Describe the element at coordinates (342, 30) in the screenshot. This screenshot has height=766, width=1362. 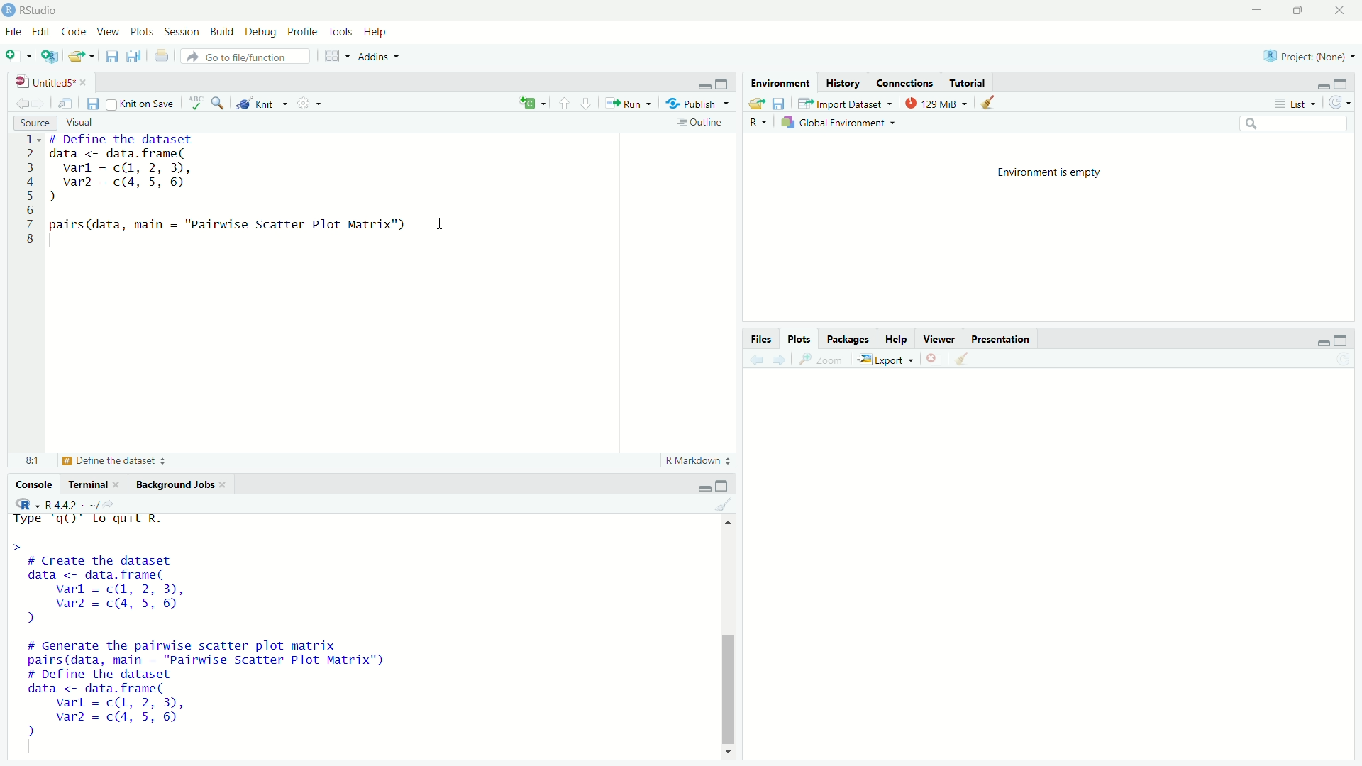
I see `Tools` at that location.